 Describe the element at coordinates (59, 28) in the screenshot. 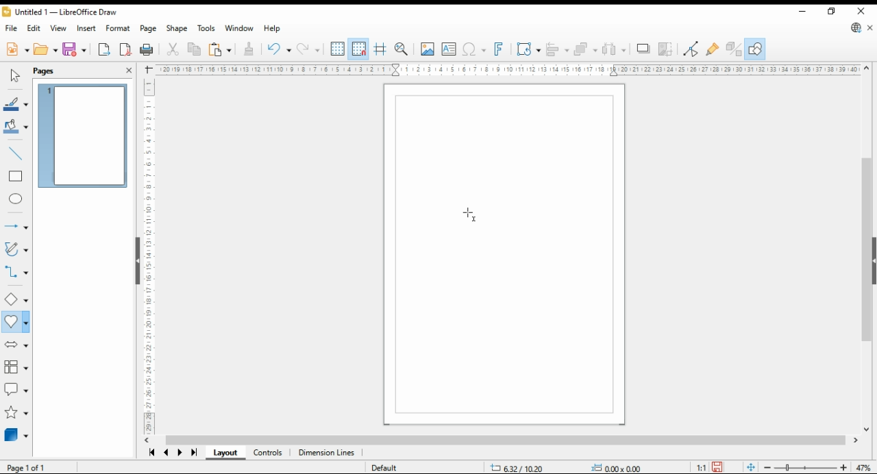

I see `view` at that location.